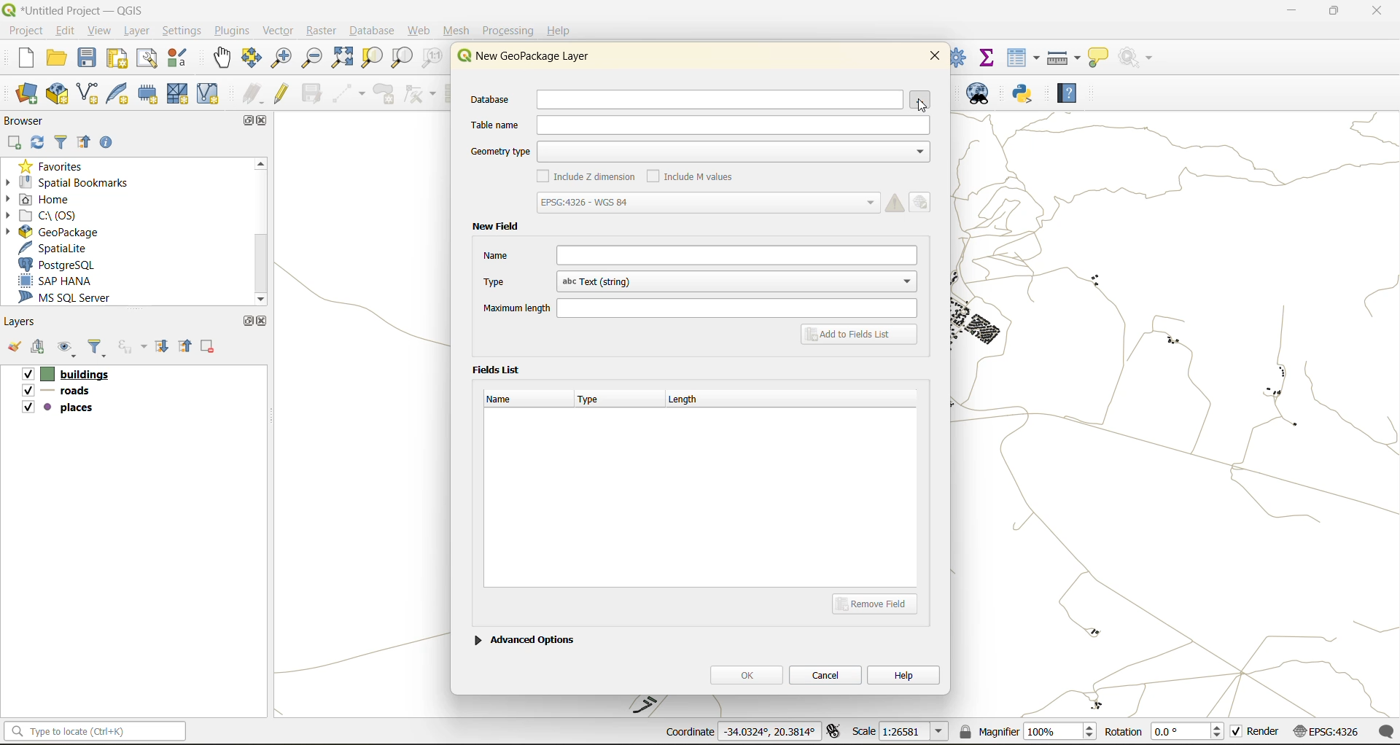 The height and width of the screenshot is (745, 1400). I want to click on vector, so click(278, 31).